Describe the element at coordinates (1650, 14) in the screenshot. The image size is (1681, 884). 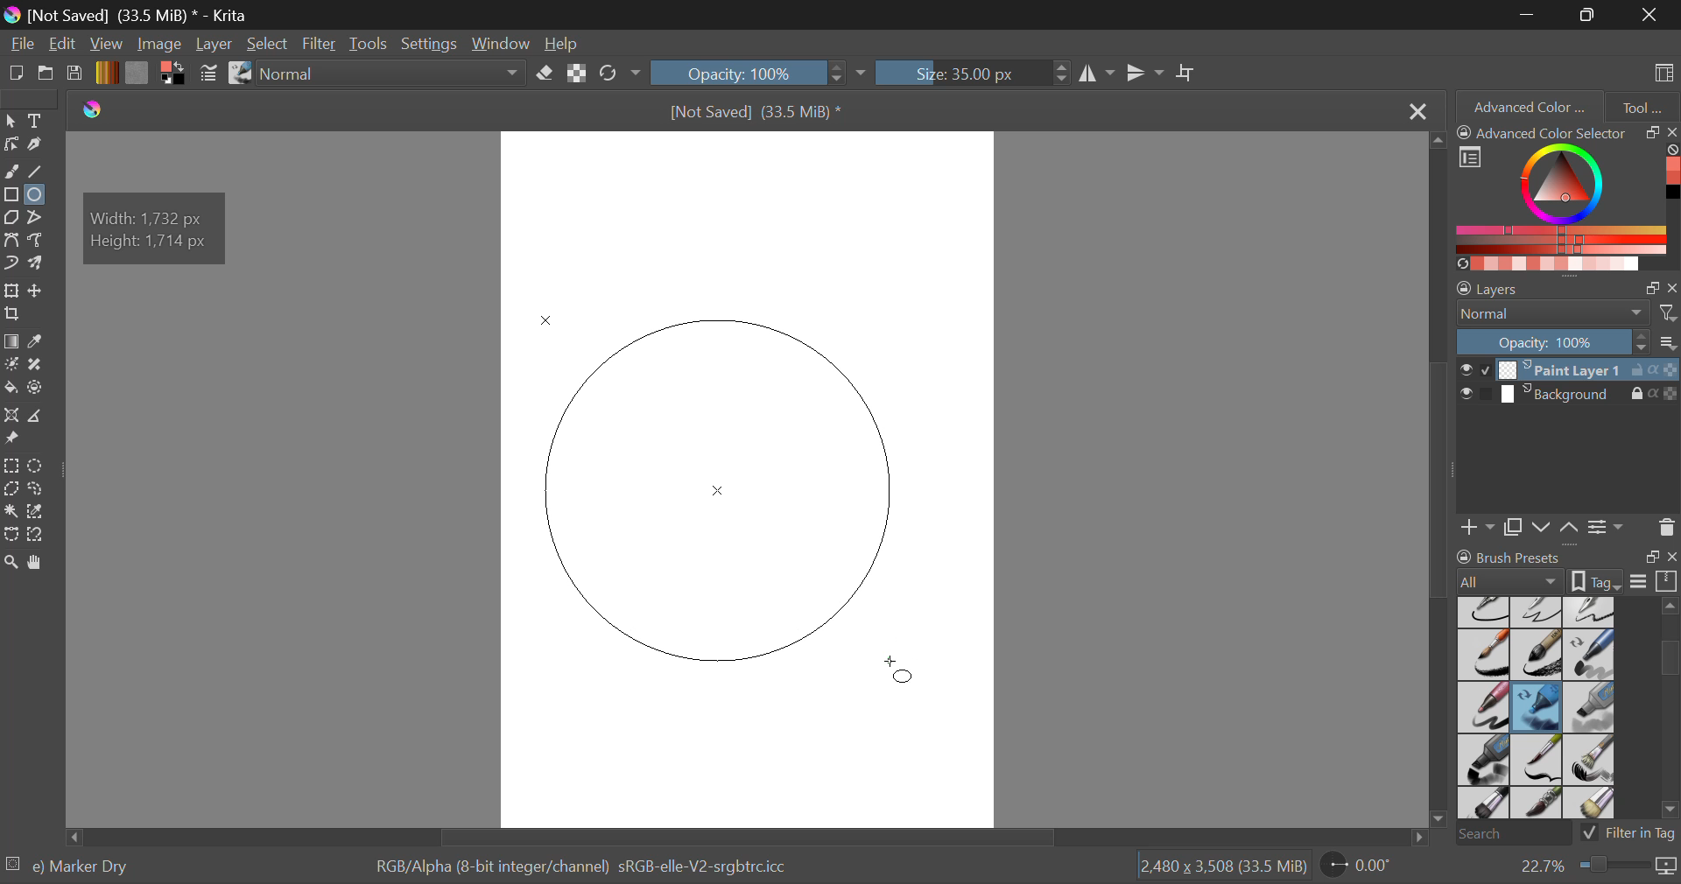
I see `Close` at that location.